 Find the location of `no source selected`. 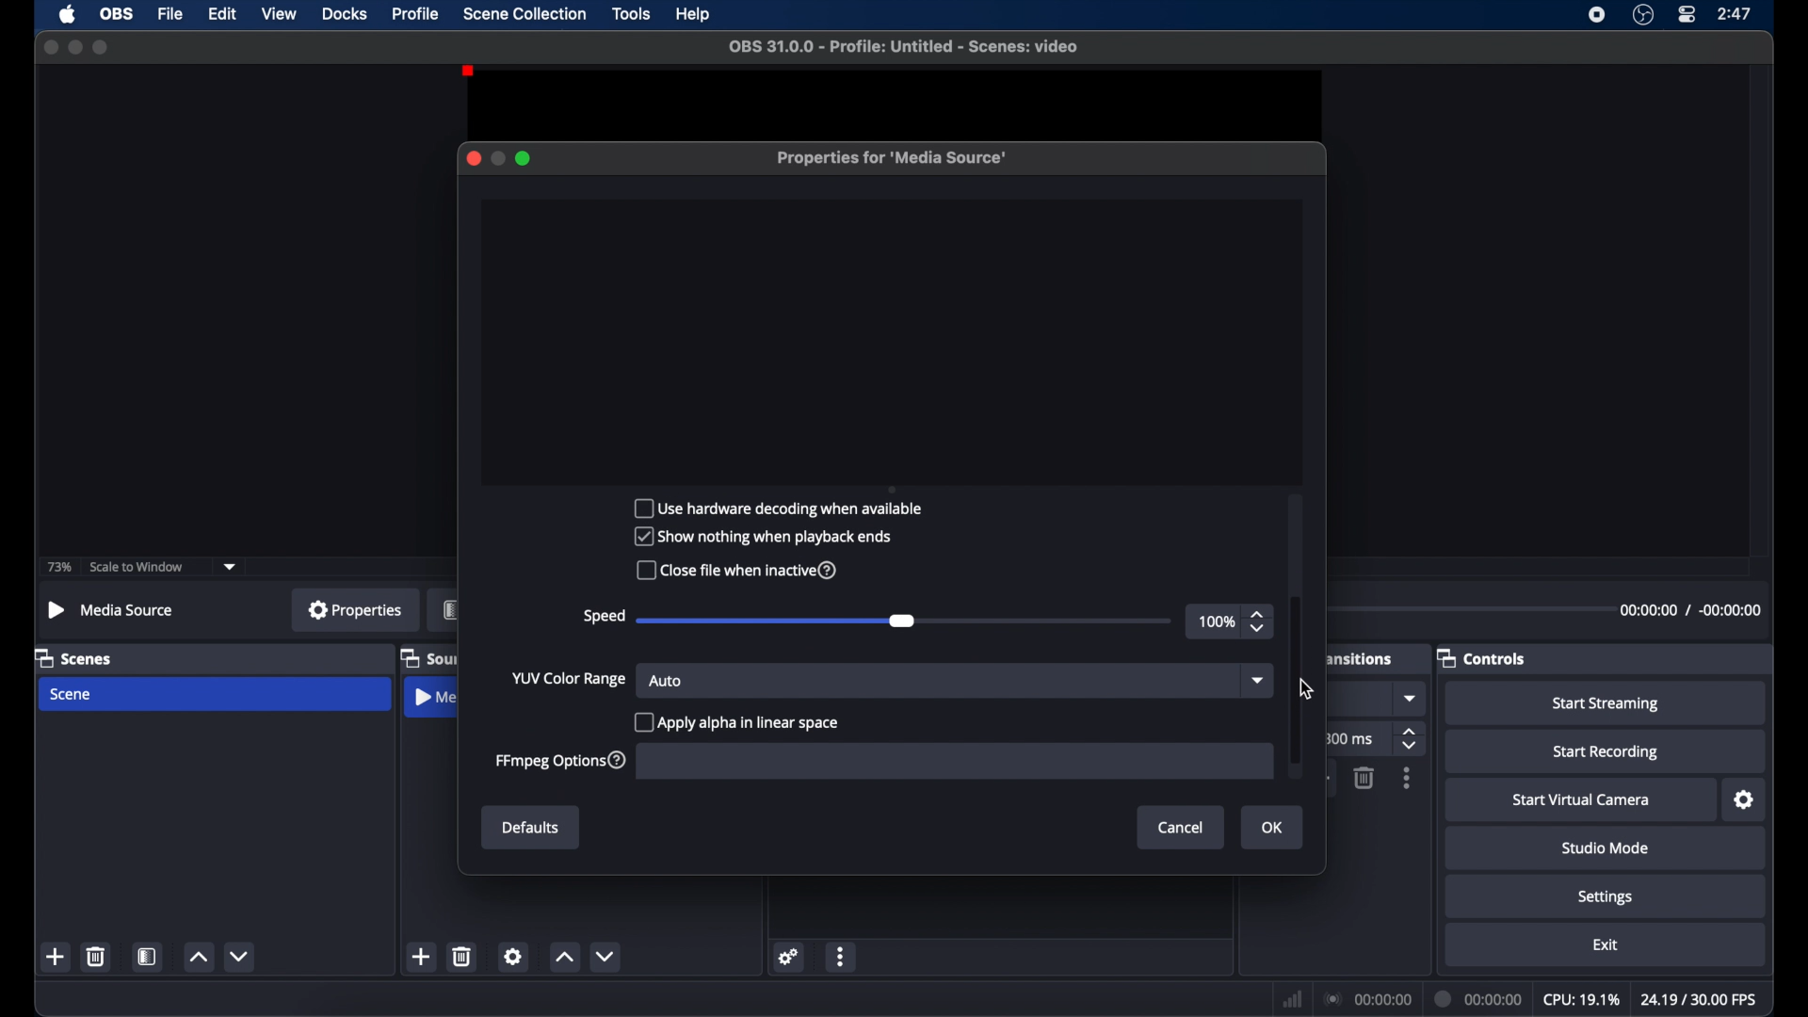

no source selected is located at coordinates (111, 609).